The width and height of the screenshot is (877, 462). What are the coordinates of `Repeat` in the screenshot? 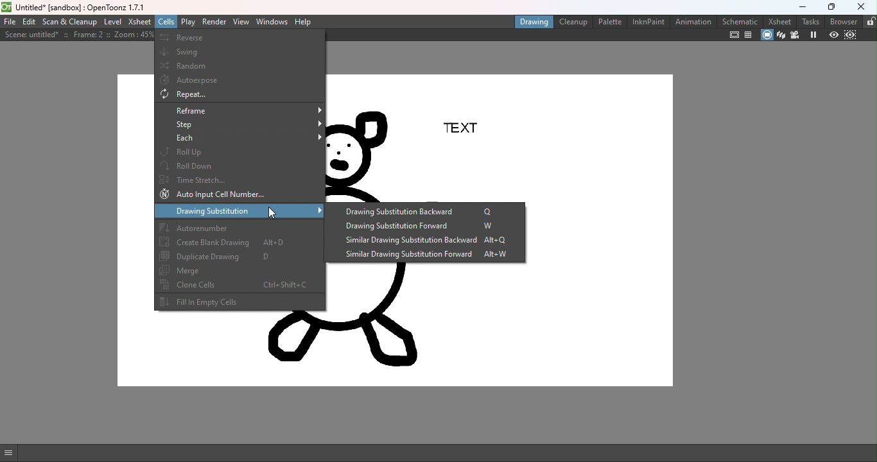 It's located at (243, 96).